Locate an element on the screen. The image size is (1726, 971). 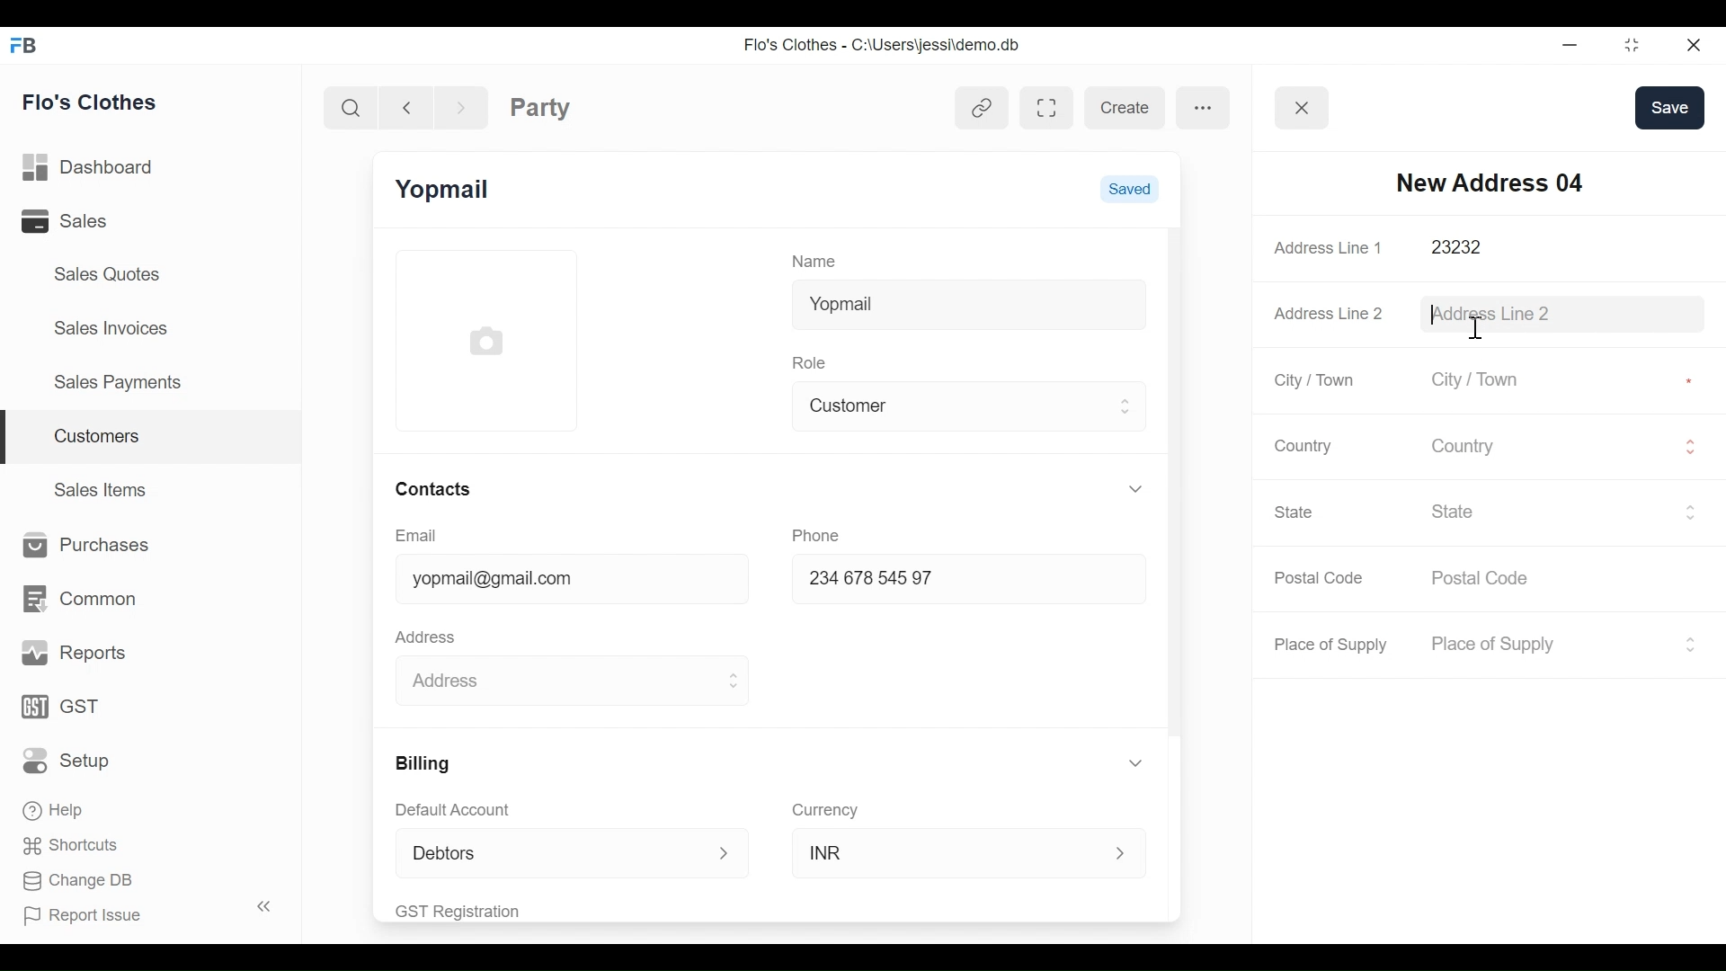
Shortcuts is located at coordinates (65, 844).